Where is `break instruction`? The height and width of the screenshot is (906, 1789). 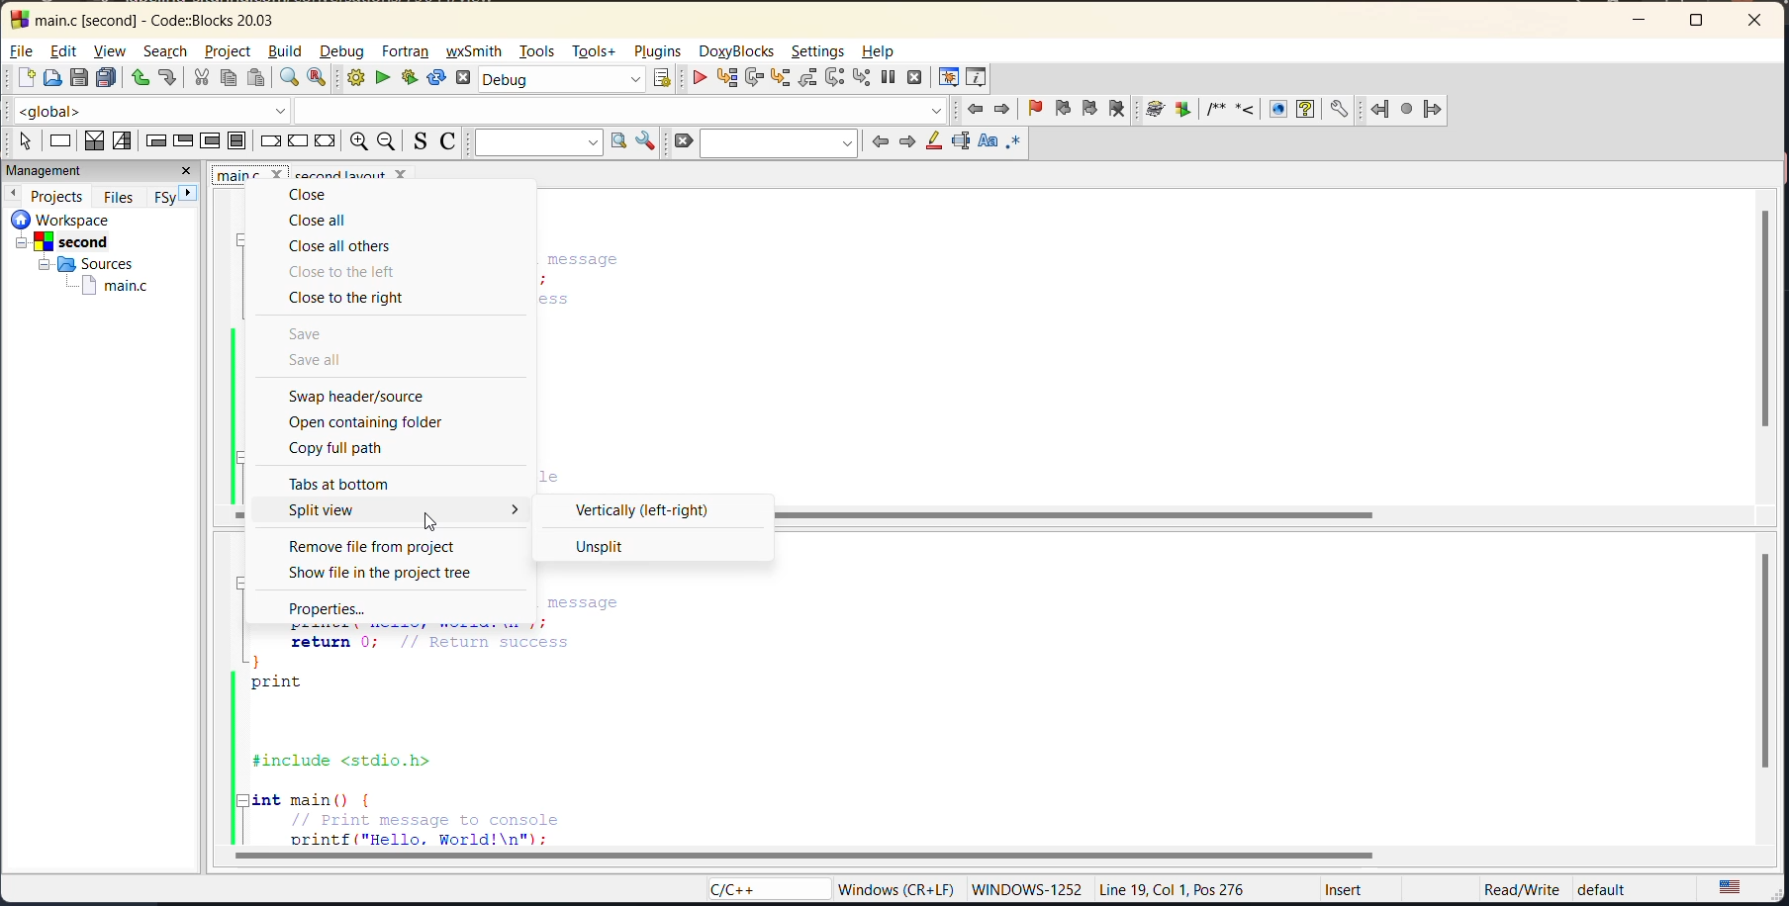
break instruction is located at coordinates (269, 141).